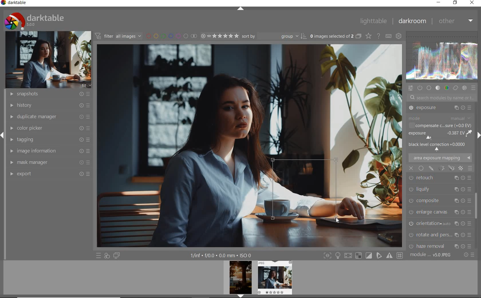 This screenshot has height=298, width=481. What do you see at coordinates (49, 106) in the screenshot?
I see `HISTORY` at bounding box center [49, 106].